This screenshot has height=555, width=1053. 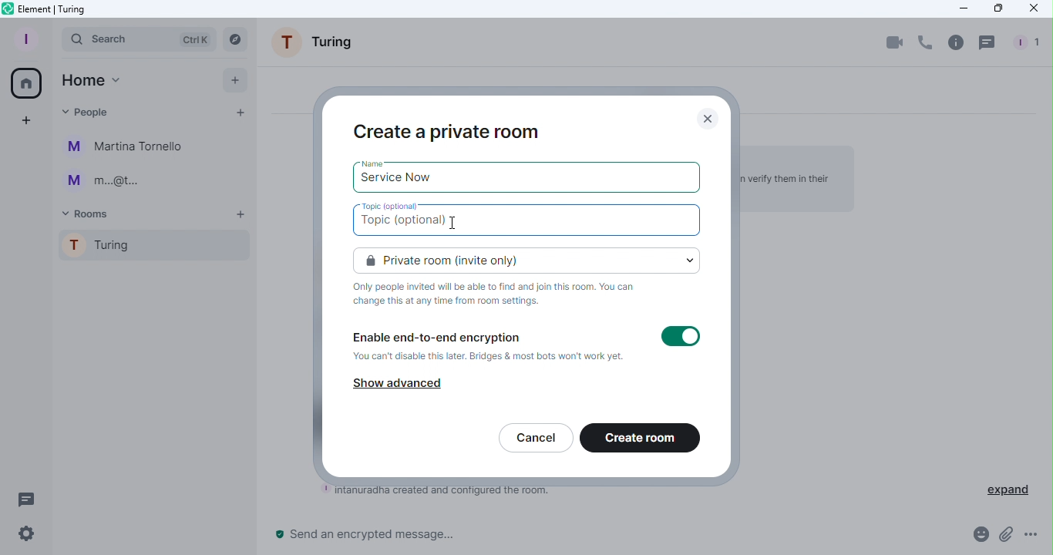 I want to click on Maximize, so click(x=997, y=8).